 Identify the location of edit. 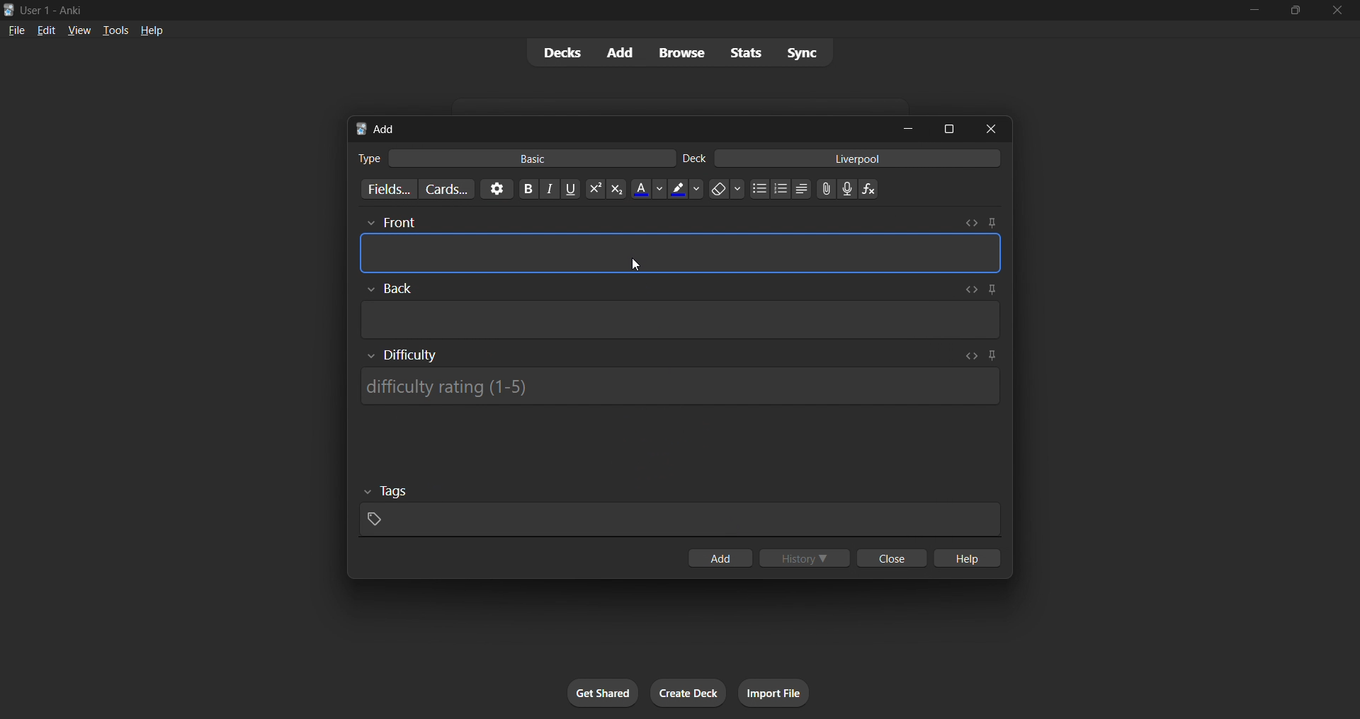
(47, 30).